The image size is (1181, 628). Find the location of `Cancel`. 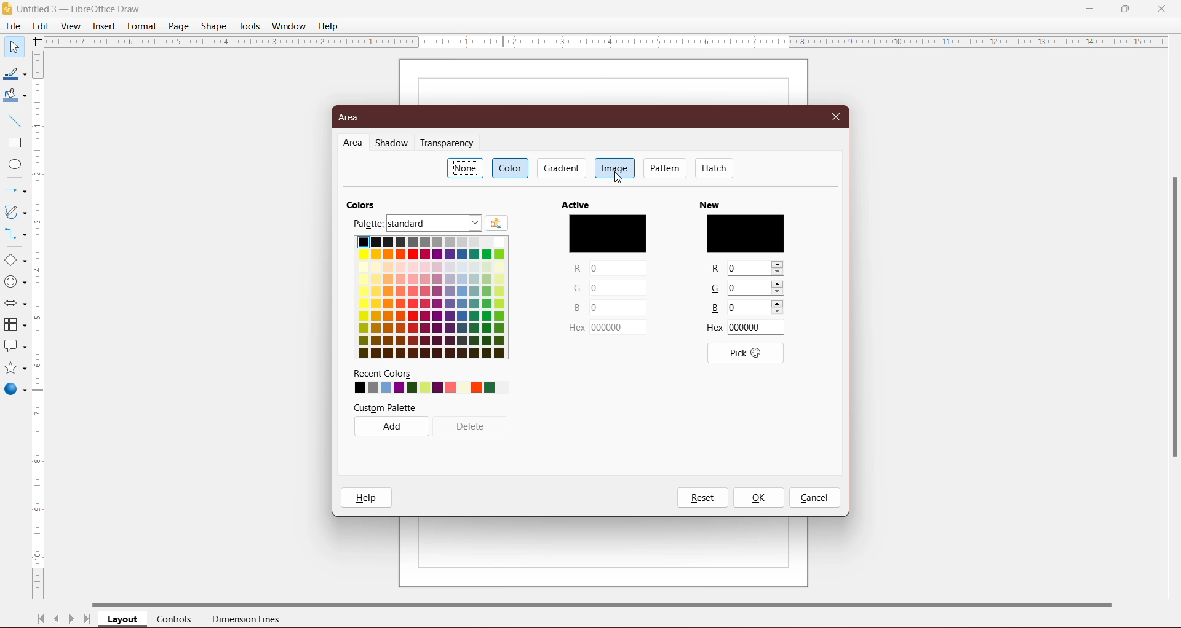

Cancel is located at coordinates (814, 498).